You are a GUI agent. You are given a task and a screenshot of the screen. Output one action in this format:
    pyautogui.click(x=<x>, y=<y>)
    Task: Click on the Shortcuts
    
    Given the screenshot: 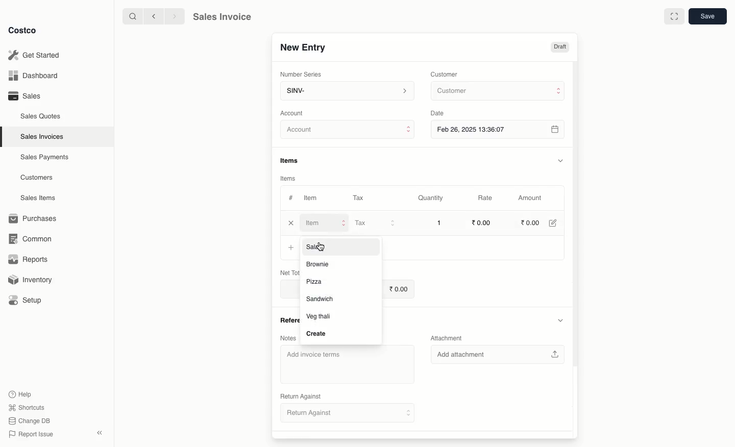 What is the action you would take?
    pyautogui.click(x=26, y=408)
    